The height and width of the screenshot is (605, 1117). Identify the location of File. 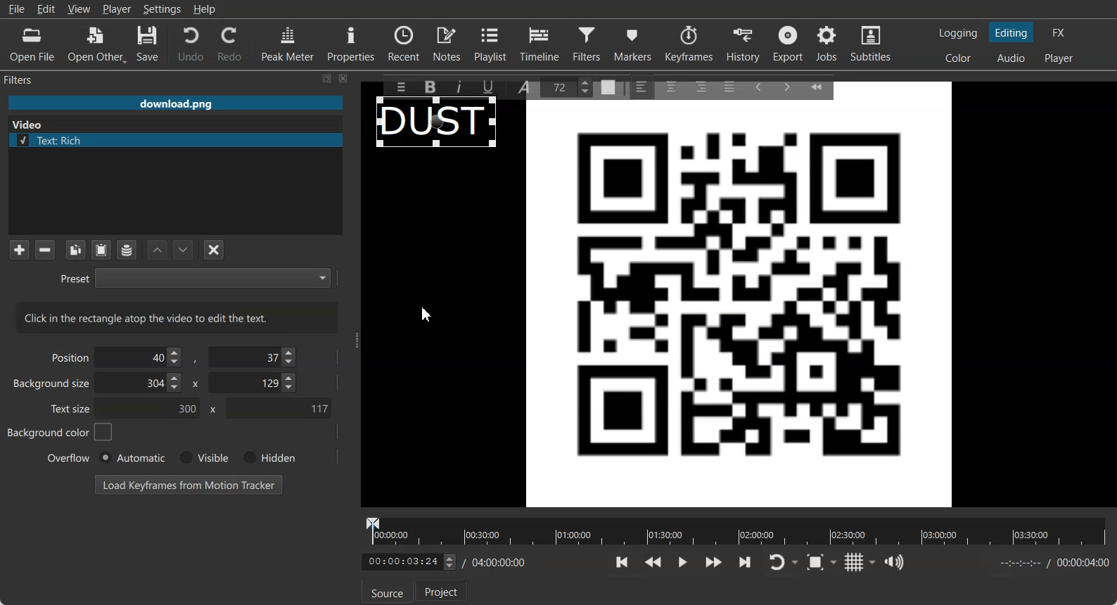
(175, 104).